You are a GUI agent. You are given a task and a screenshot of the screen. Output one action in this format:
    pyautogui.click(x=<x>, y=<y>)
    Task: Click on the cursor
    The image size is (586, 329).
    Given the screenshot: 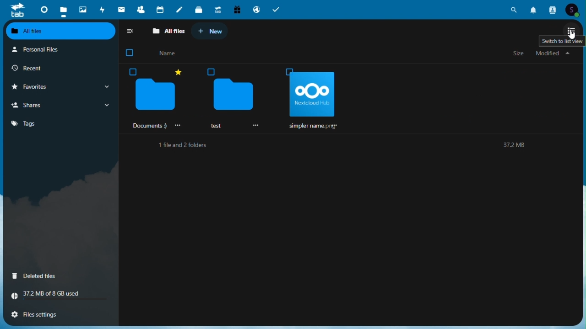 What is the action you would take?
    pyautogui.click(x=573, y=34)
    